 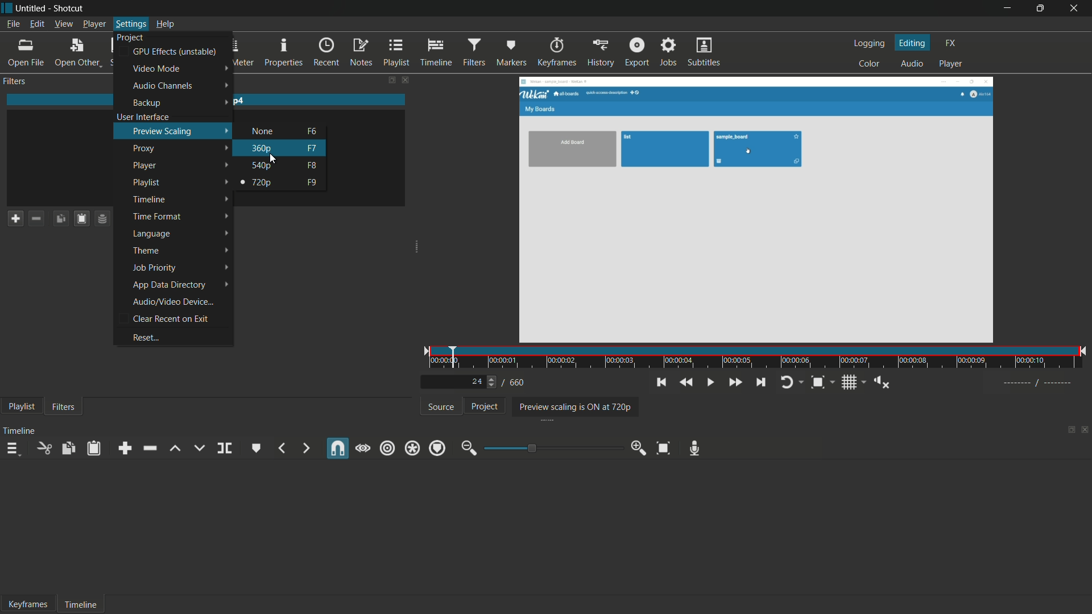 I want to click on app name, so click(x=71, y=9).